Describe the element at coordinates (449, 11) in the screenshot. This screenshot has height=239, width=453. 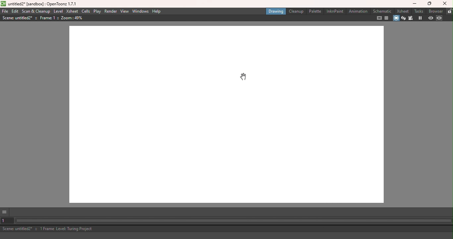
I see `Lock rooms tab` at that location.